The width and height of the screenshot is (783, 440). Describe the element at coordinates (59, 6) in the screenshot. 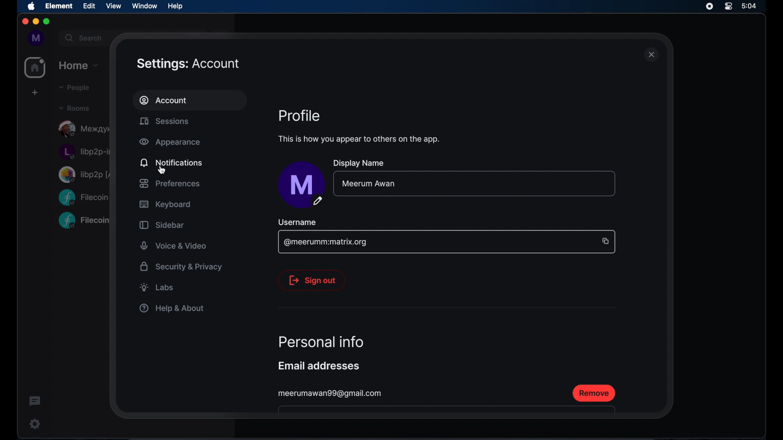

I see `element` at that location.